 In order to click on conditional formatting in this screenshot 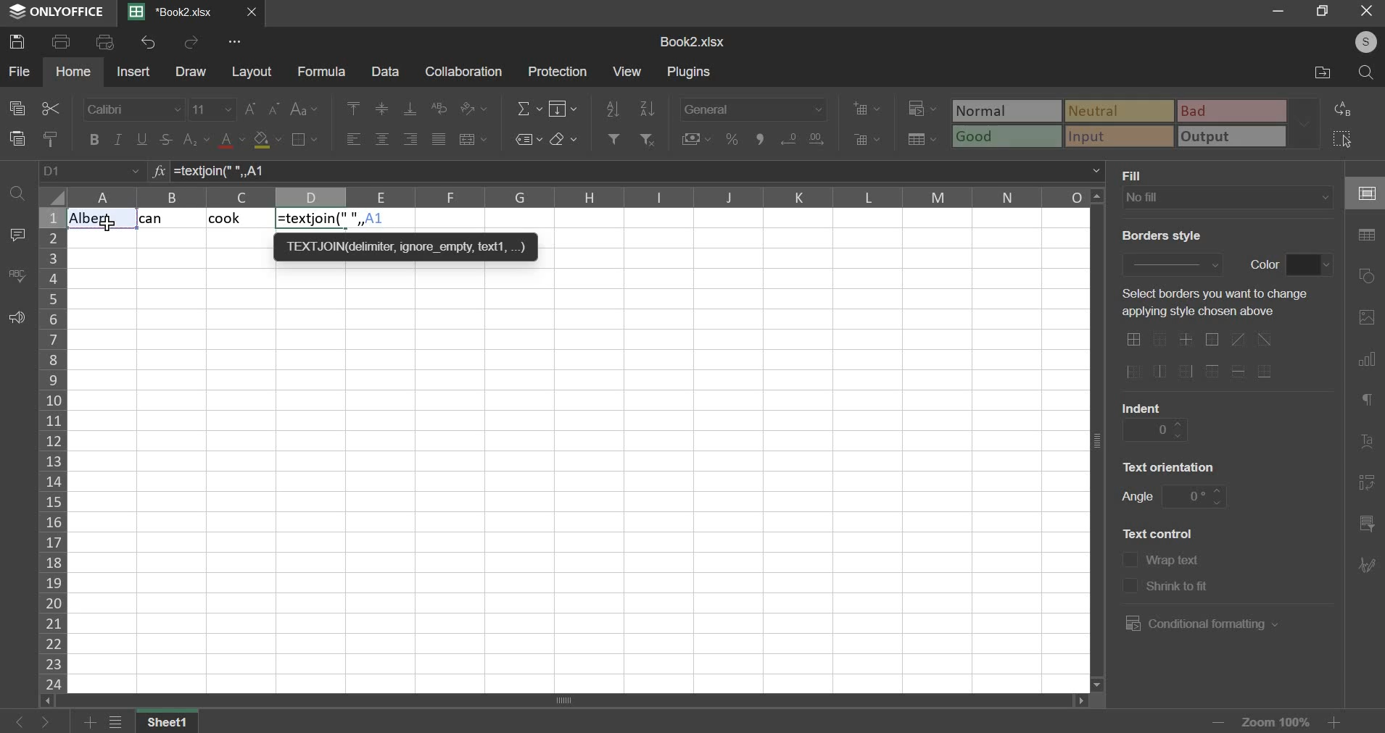, I will do `click(920, 109)`.